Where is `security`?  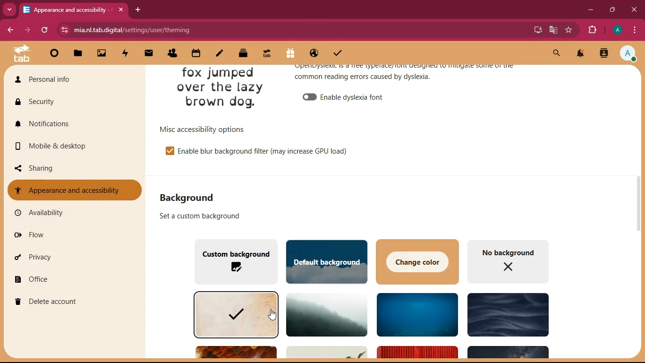 security is located at coordinates (72, 103).